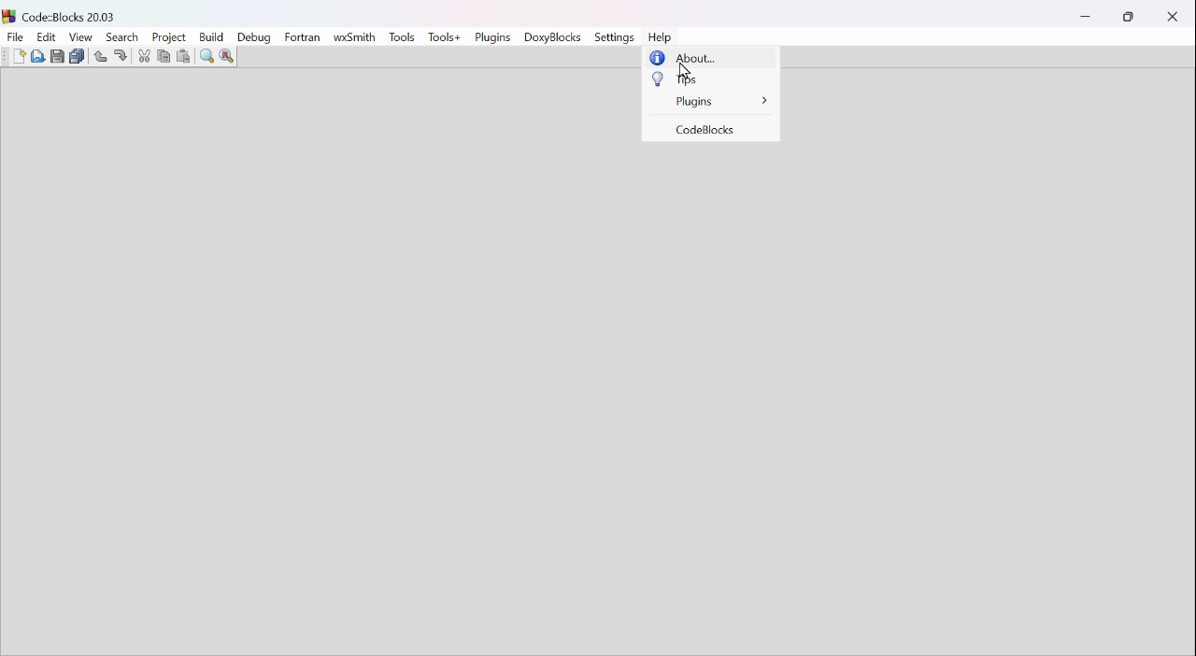  What do you see at coordinates (184, 56) in the screenshot?
I see `Paste` at bounding box center [184, 56].